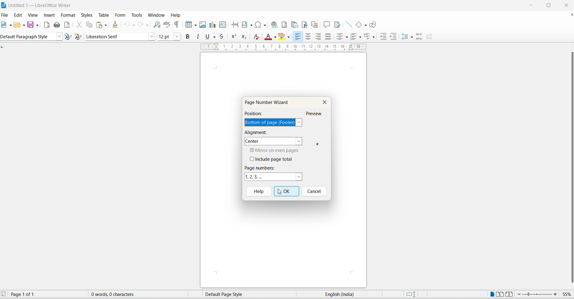 This screenshot has width=574, height=299. I want to click on table grid, so click(195, 25).